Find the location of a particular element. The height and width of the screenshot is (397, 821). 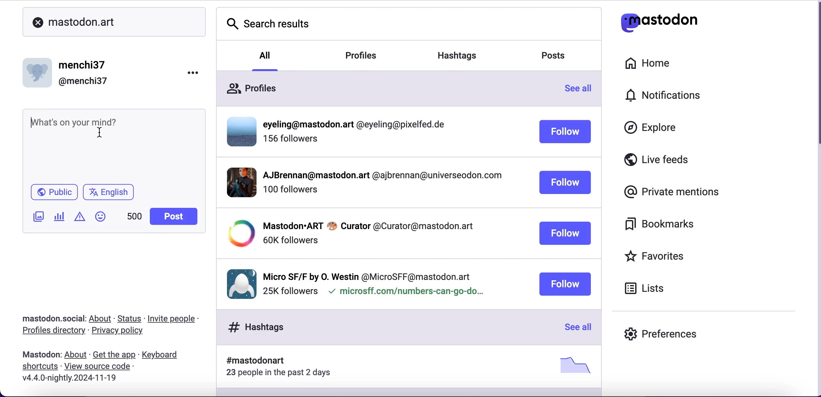

2024-11-19 is located at coordinates (80, 379).